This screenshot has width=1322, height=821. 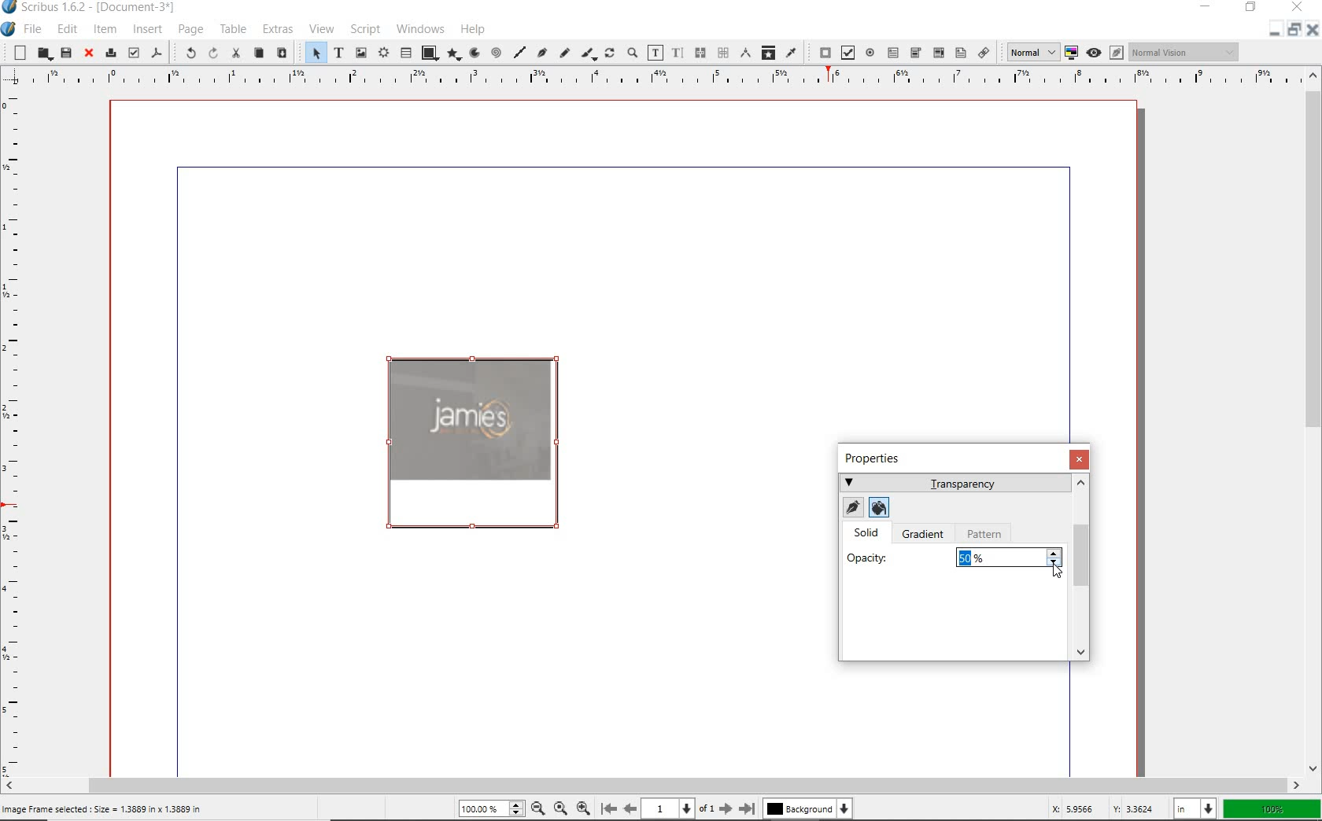 What do you see at coordinates (212, 55) in the screenshot?
I see `REDO` at bounding box center [212, 55].